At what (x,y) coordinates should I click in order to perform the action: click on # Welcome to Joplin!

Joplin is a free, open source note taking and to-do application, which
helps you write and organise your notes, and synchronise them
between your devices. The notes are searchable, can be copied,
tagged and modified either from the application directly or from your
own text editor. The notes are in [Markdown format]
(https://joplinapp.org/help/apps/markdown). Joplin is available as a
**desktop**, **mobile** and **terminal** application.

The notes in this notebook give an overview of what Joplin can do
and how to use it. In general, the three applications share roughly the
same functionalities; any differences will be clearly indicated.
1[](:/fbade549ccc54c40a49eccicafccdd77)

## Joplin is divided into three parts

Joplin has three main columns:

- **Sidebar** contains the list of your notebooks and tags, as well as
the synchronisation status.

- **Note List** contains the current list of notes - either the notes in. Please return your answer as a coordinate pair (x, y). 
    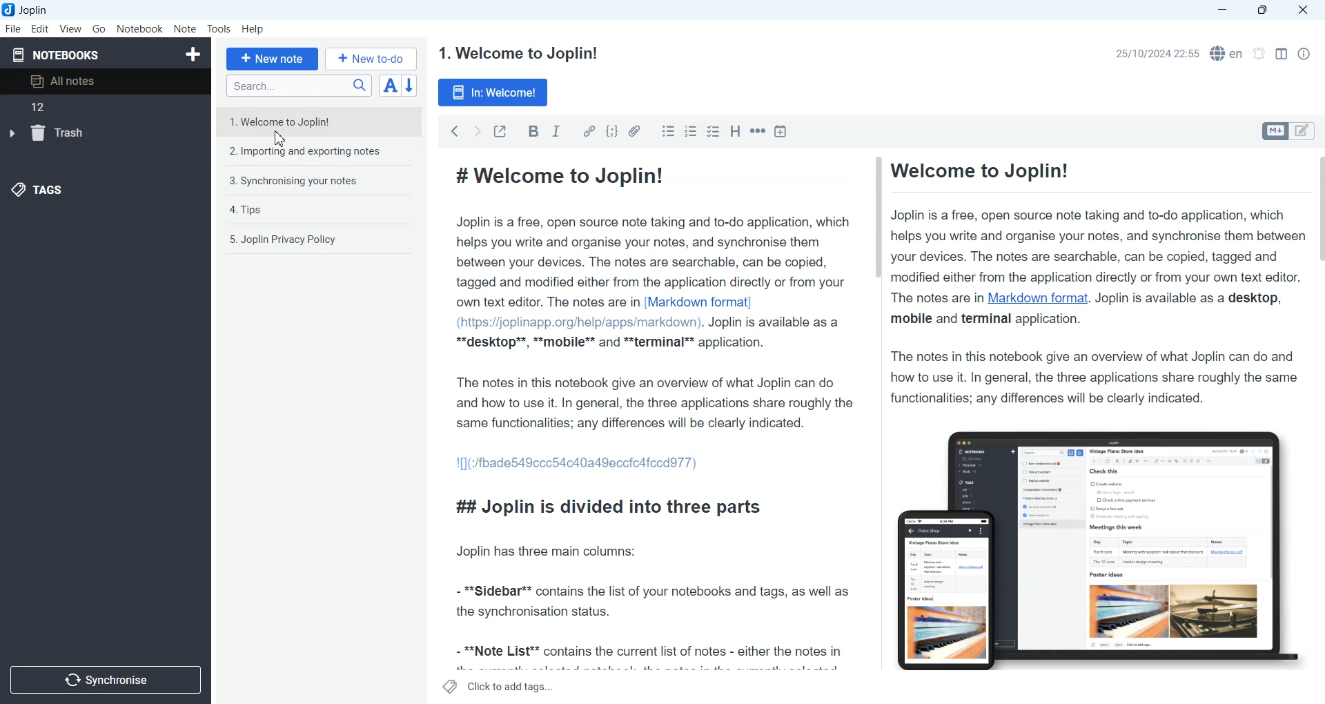
    Looking at the image, I should click on (654, 415).